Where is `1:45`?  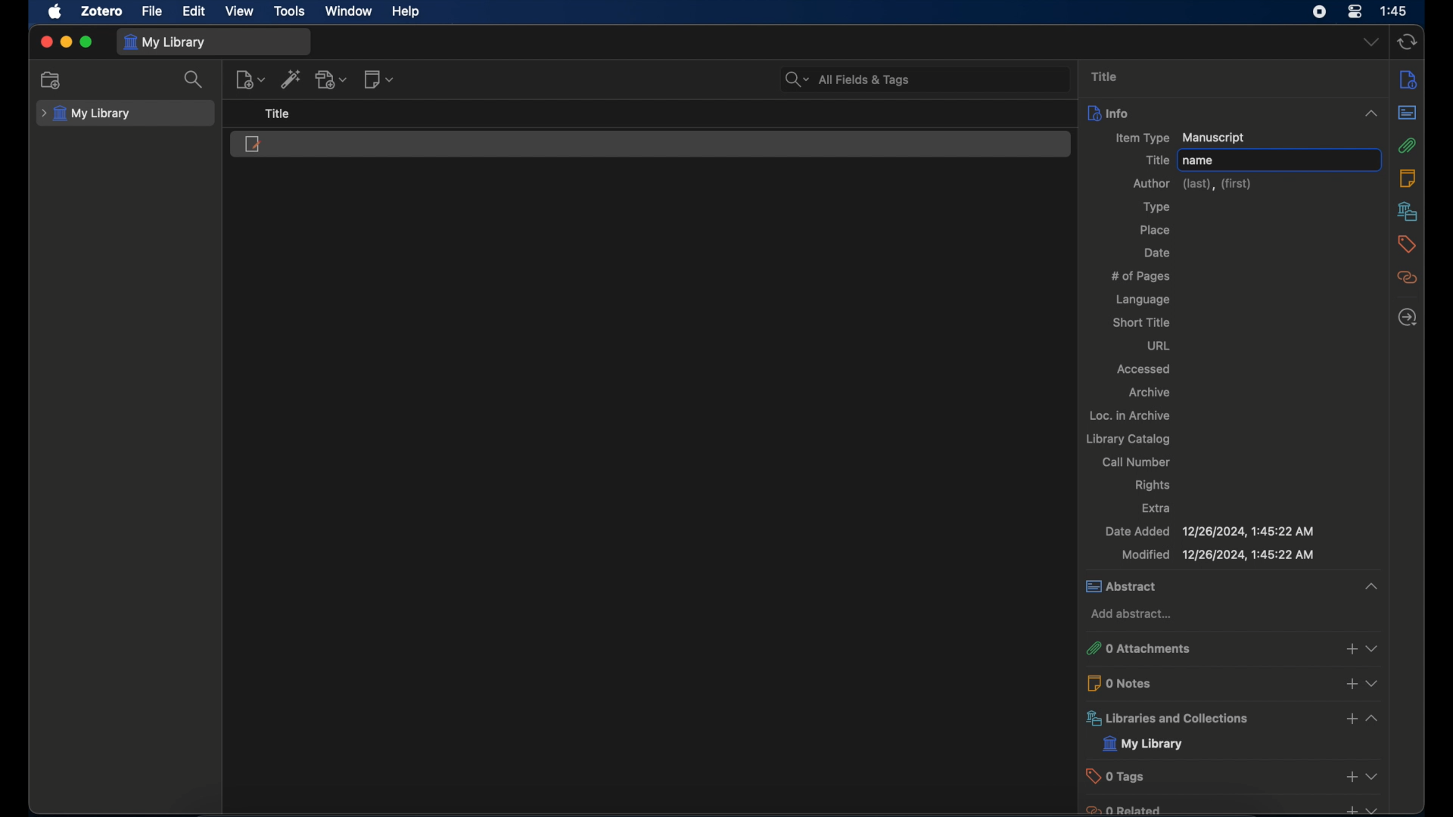 1:45 is located at coordinates (1395, 11).